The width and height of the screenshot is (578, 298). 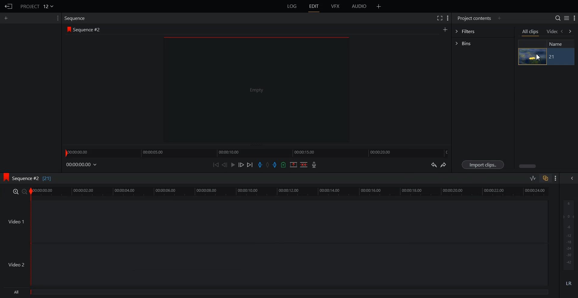 I want to click on Delete, so click(x=304, y=164).